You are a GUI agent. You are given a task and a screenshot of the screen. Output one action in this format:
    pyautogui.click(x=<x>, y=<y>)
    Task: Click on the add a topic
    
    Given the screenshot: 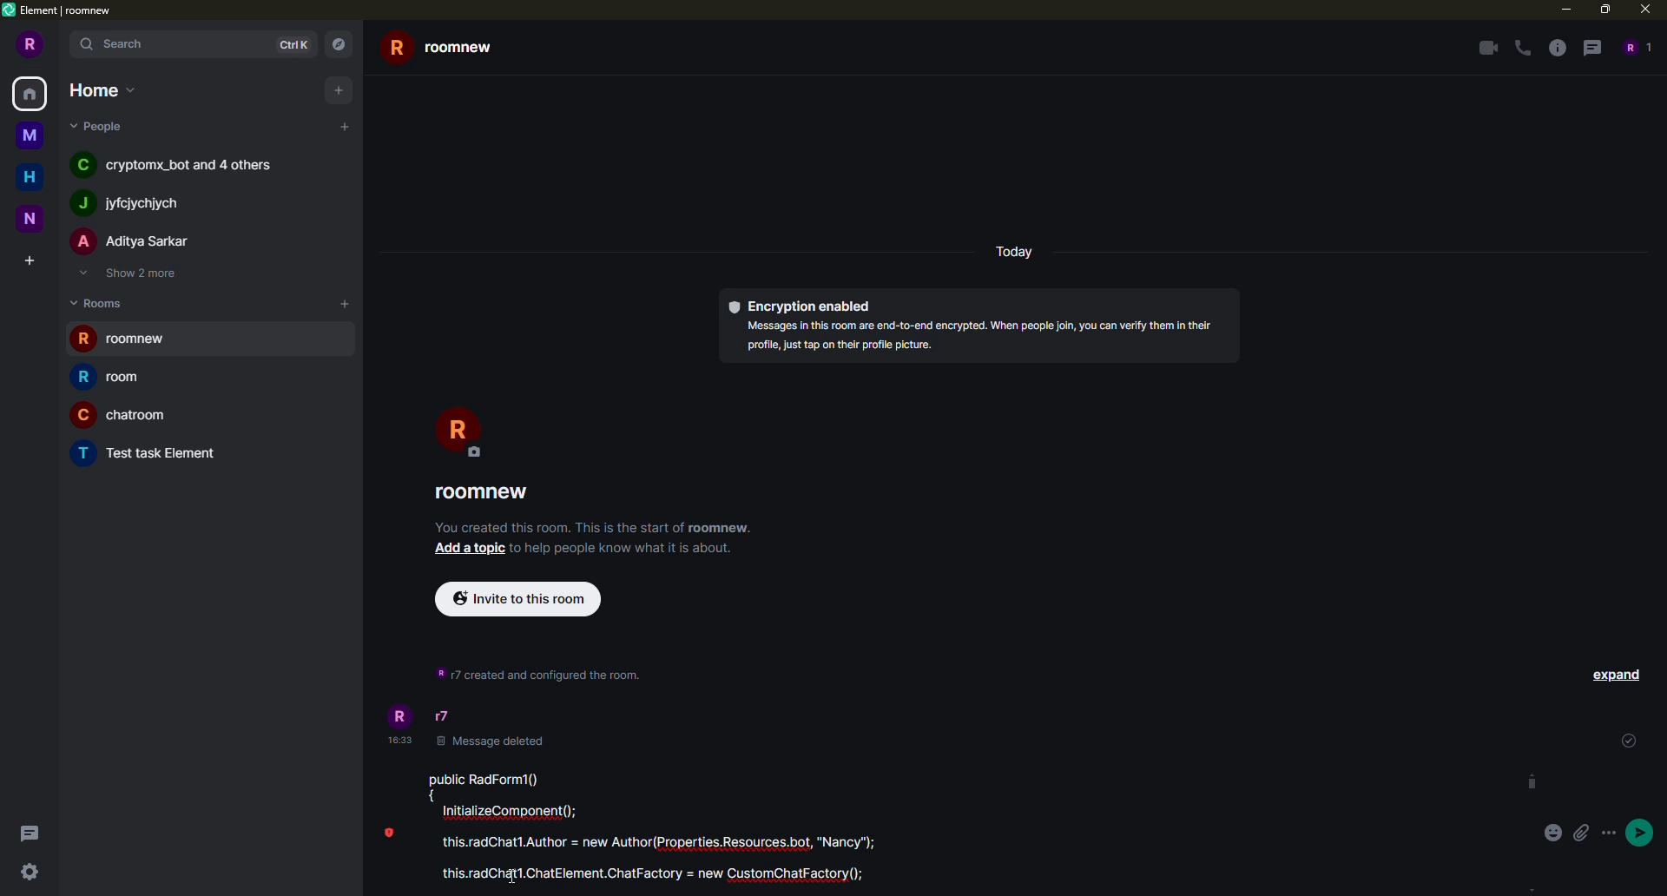 What is the action you would take?
    pyautogui.click(x=470, y=549)
    